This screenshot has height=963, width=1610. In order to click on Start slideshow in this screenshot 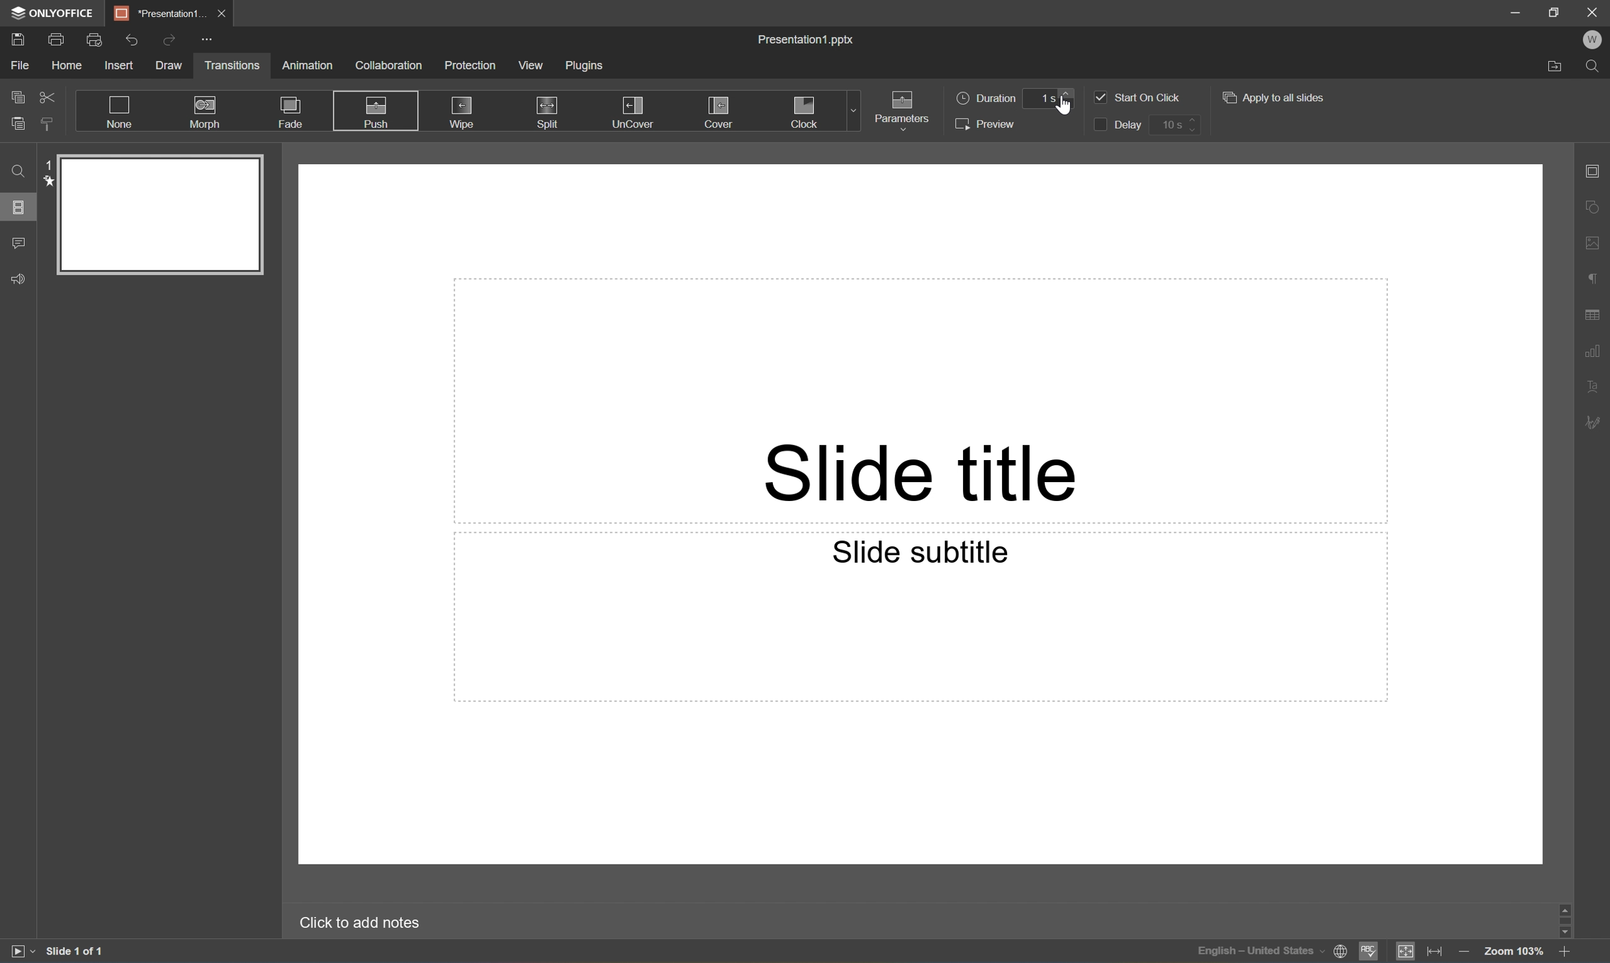, I will do `click(23, 951)`.